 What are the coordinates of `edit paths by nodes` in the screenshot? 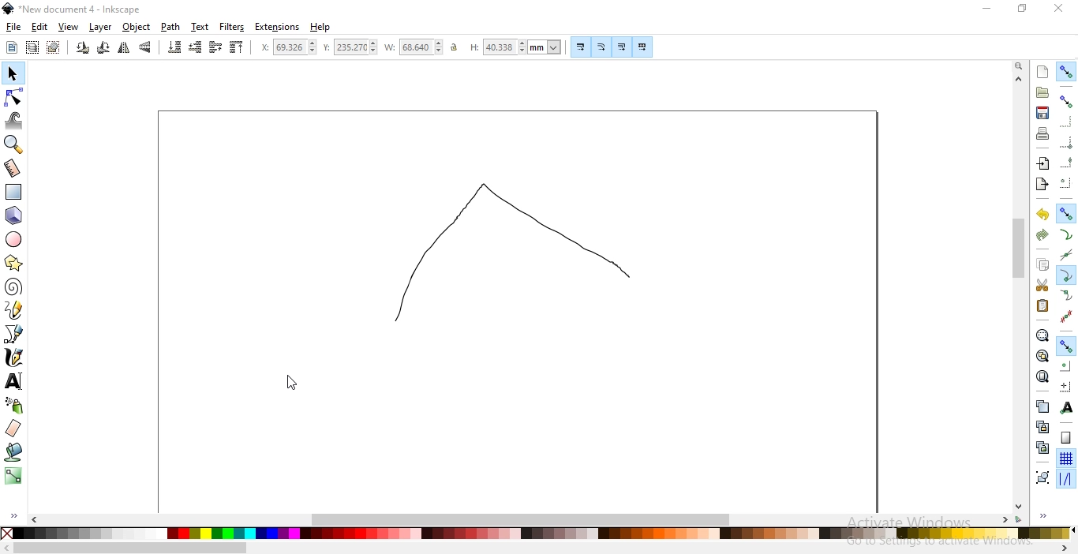 It's located at (13, 98).